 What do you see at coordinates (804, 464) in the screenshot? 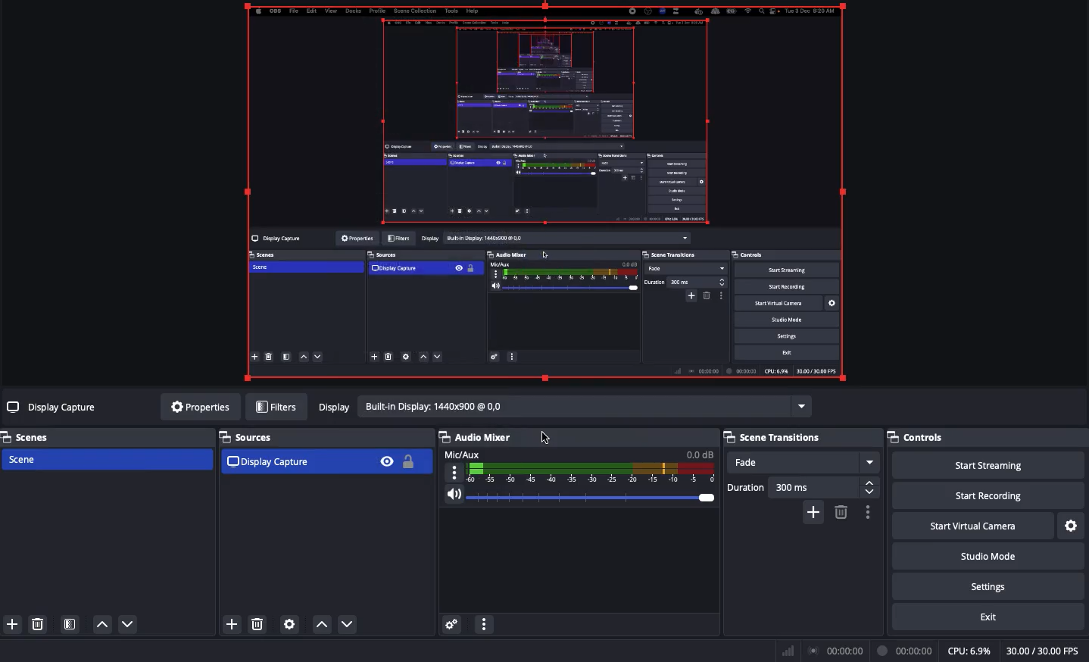
I see `Fade` at bounding box center [804, 464].